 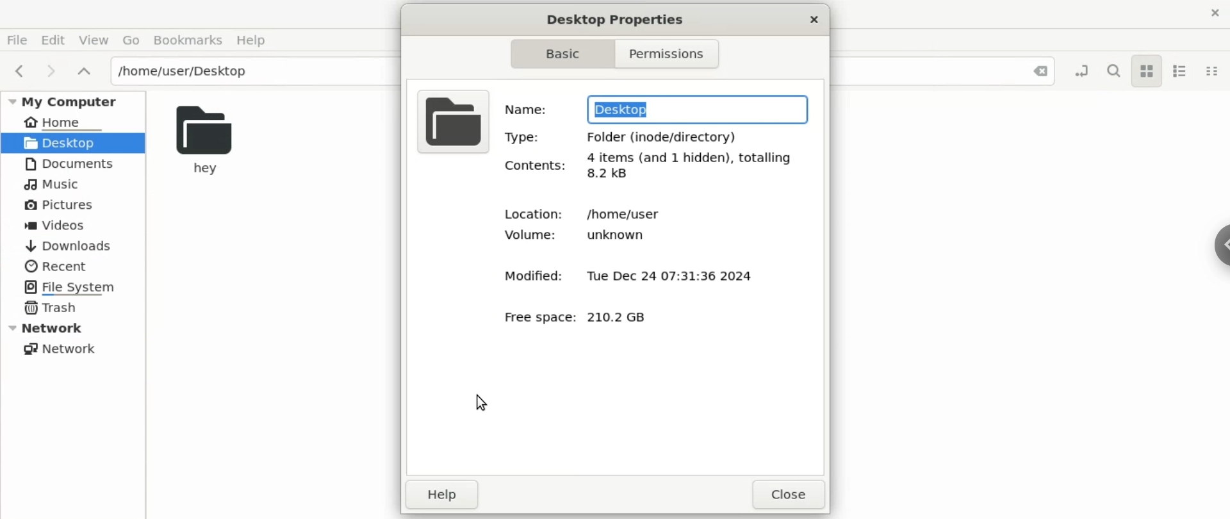 I want to click on icon view, so click(x=1148, y=73).